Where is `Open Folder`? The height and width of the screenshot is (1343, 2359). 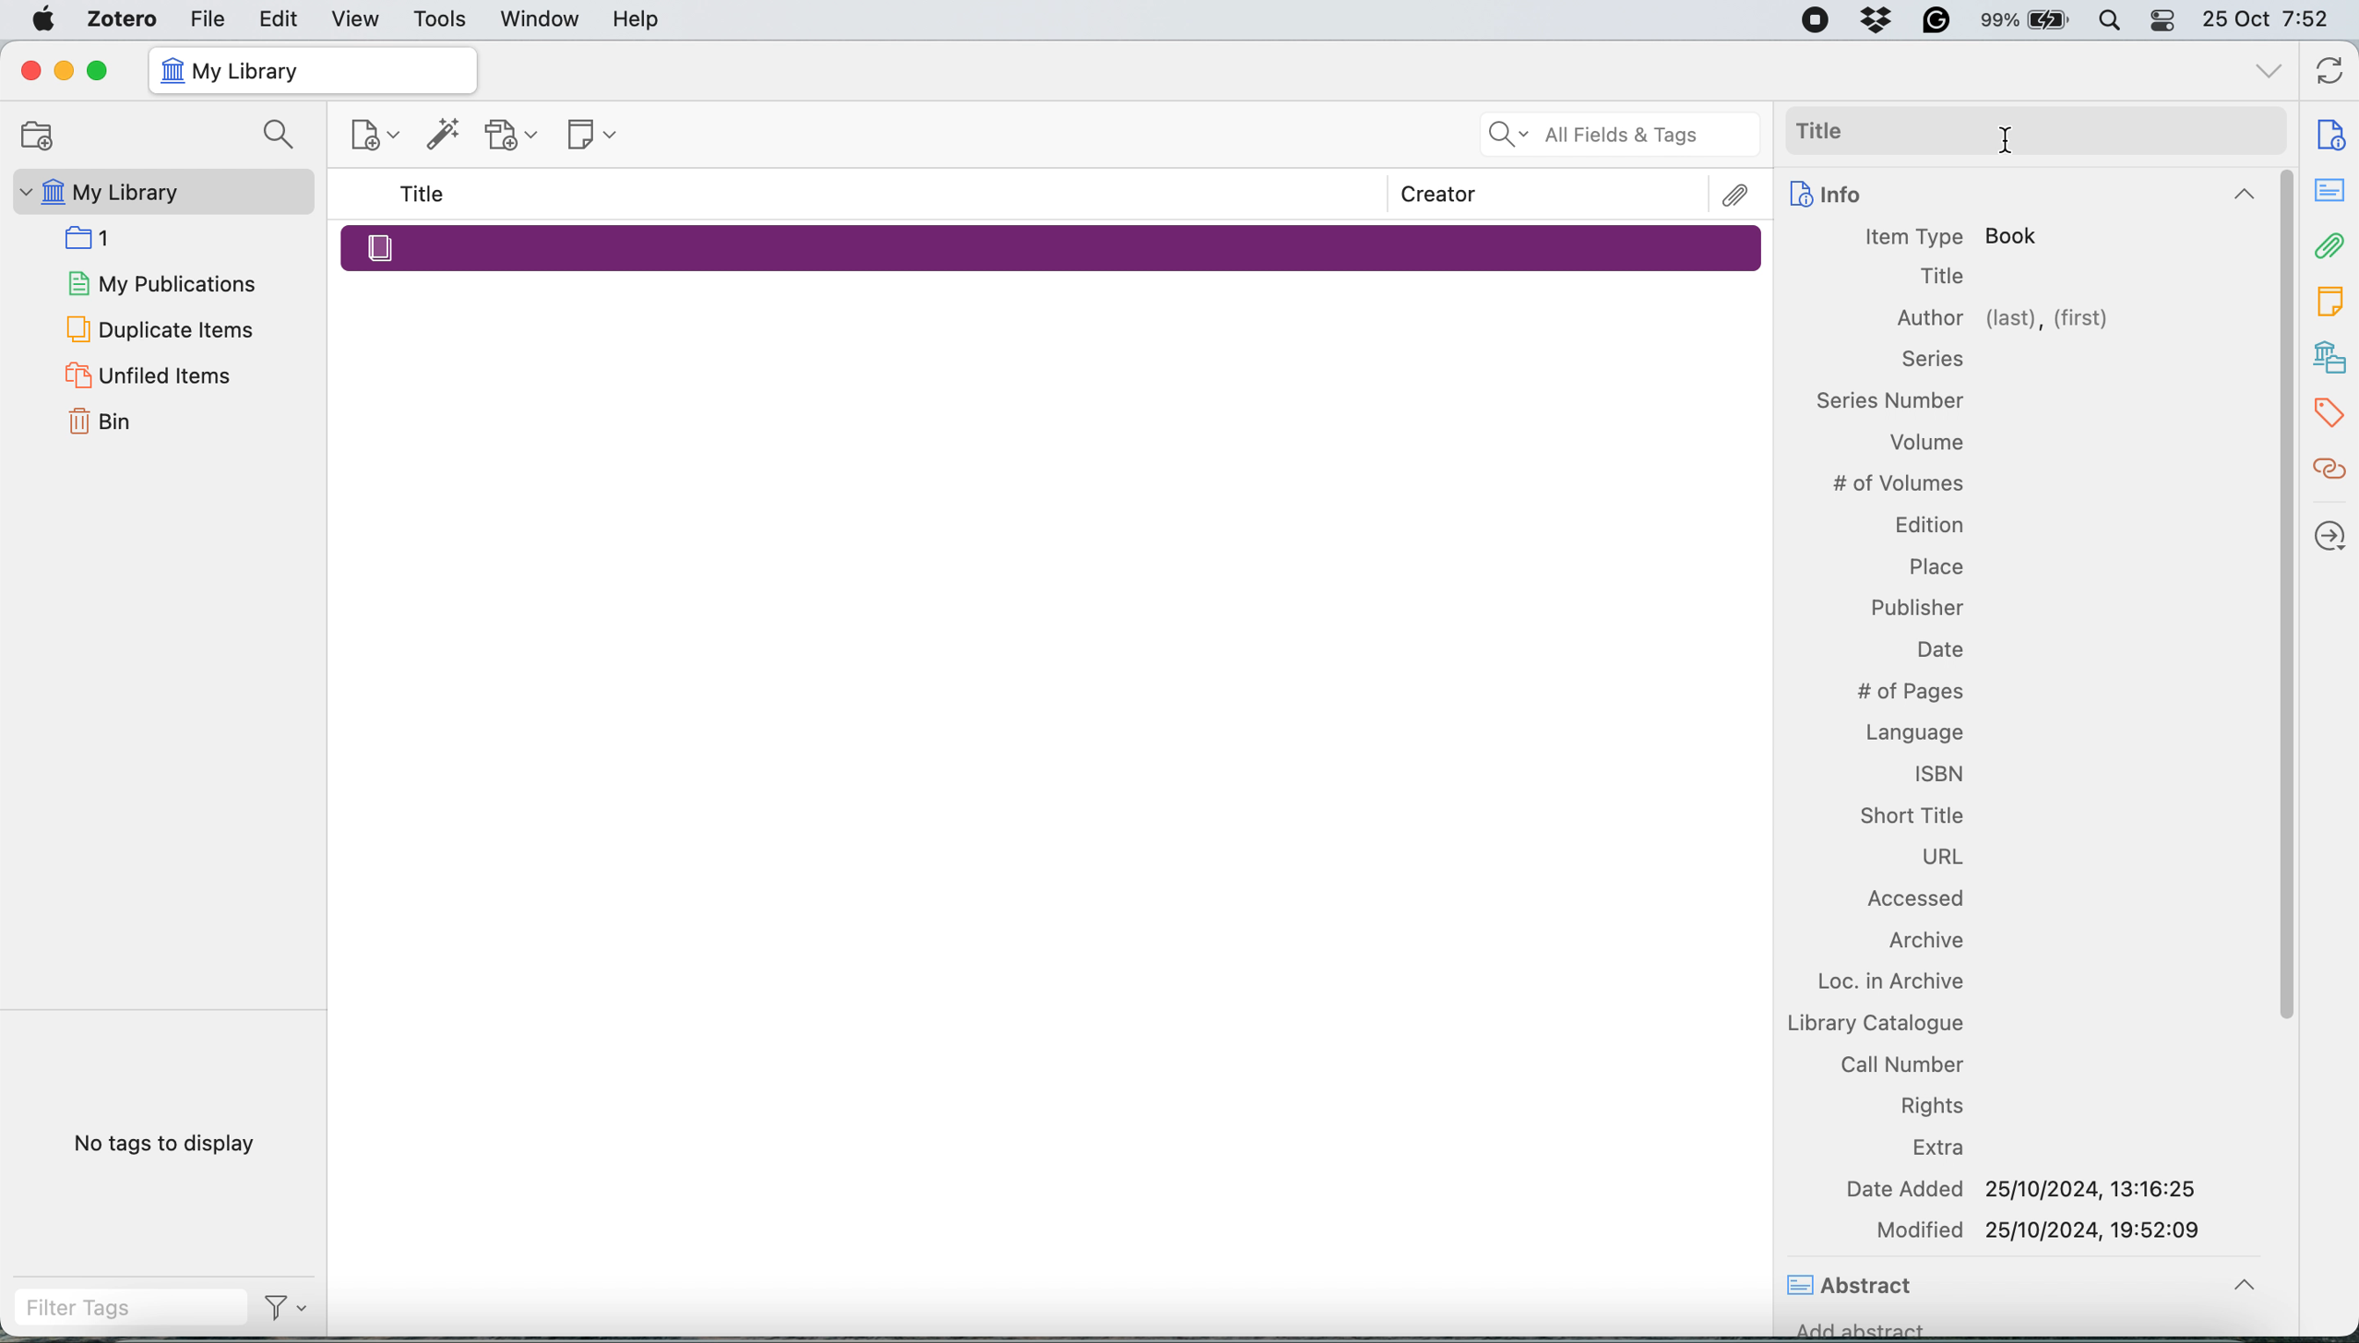 Open Folder is located at coordinates (34, 135).